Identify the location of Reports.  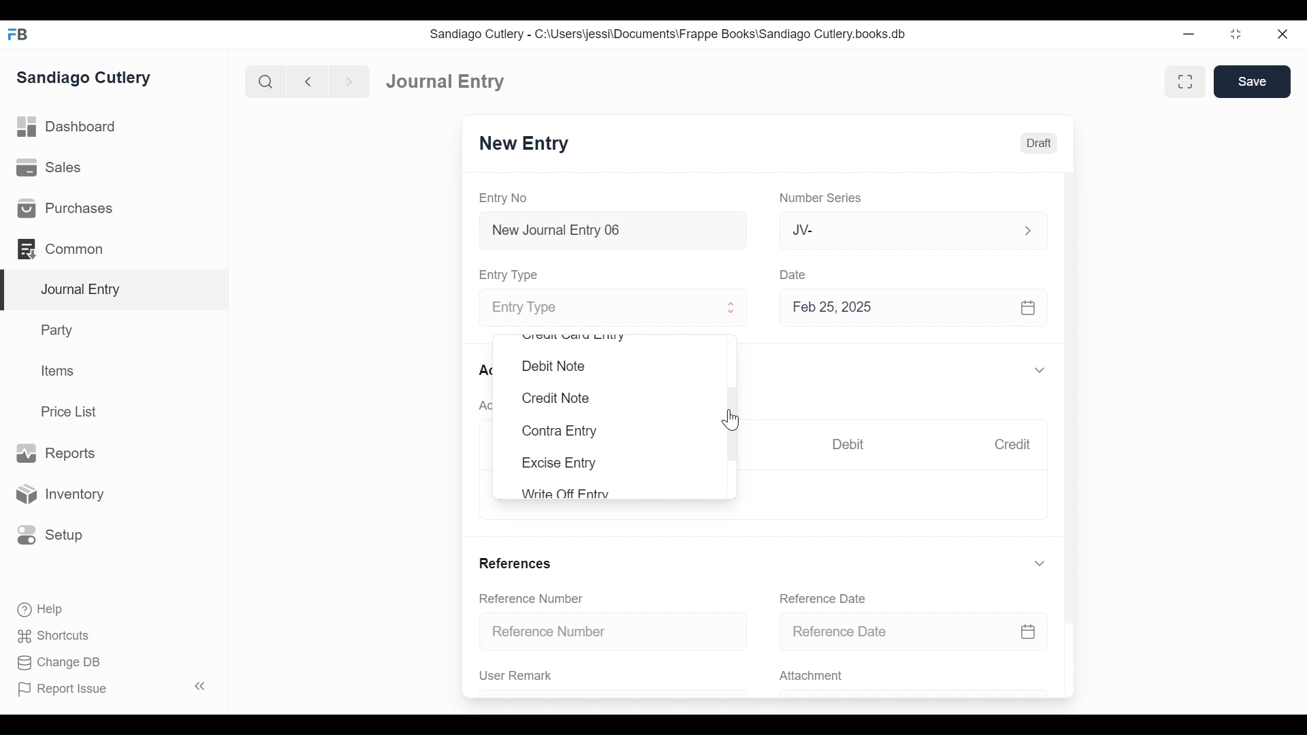
(55, 454).